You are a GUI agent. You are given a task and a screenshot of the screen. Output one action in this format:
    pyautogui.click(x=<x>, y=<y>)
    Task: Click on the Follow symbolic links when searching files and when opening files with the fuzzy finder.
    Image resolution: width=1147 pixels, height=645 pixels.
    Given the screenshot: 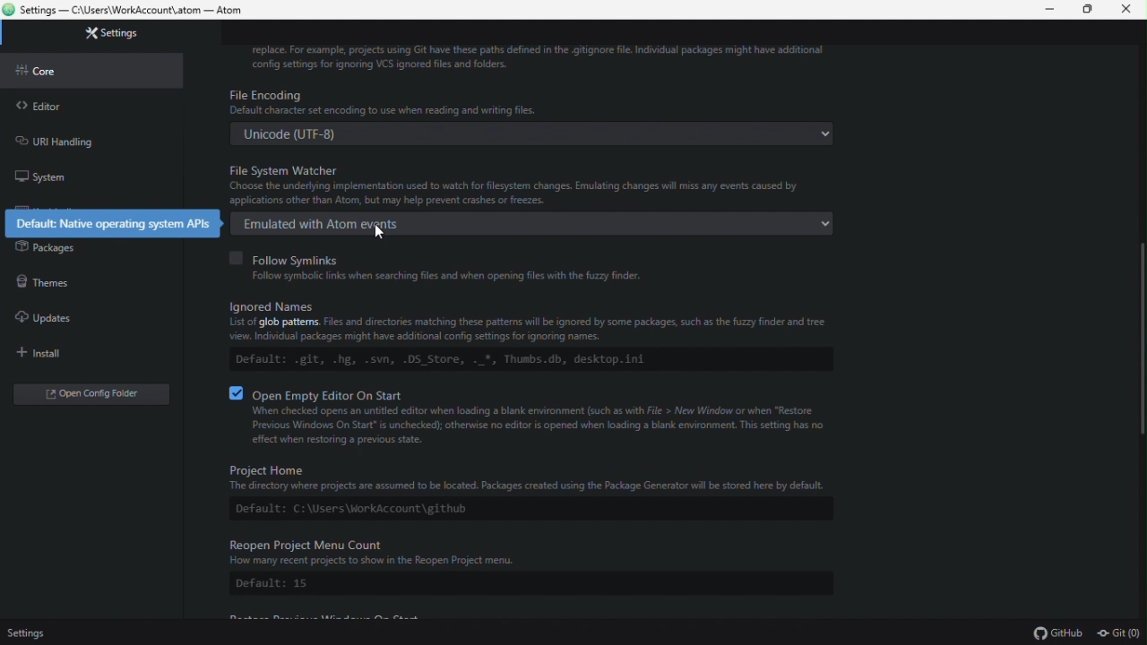 What is the action you would take?
    pyautogui.click(x=450, y=276)
    